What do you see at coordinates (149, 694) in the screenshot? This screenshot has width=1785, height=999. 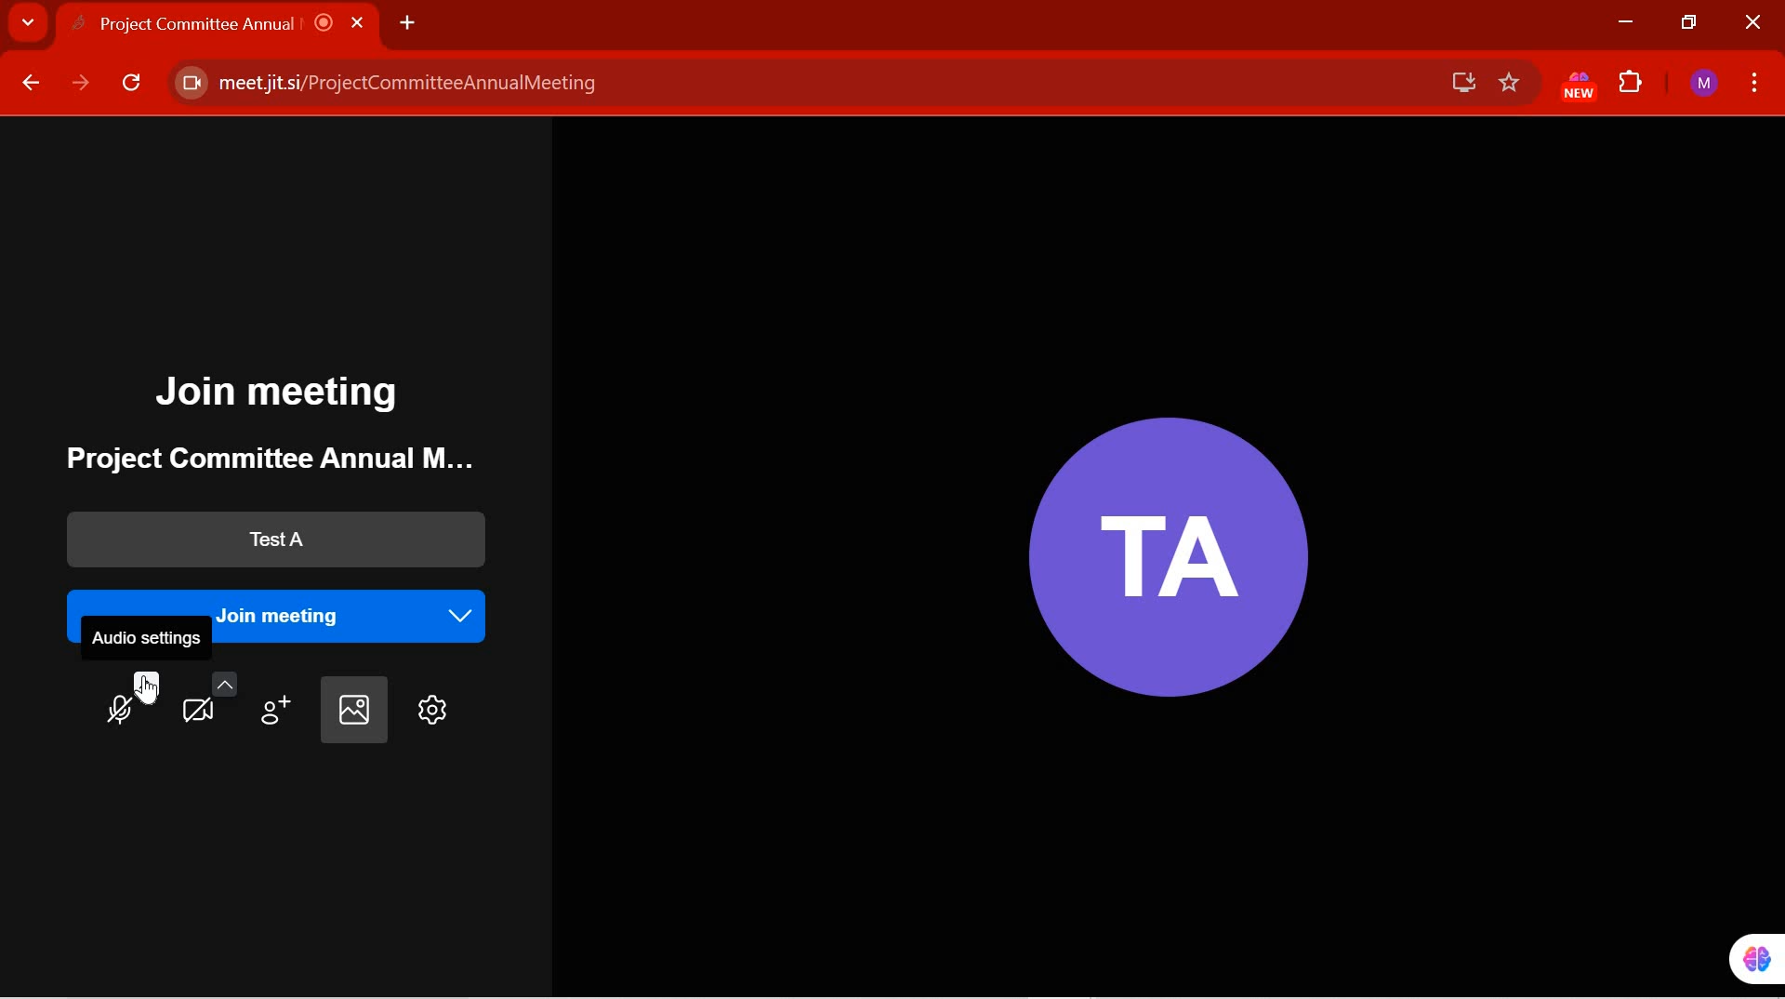 I see `cursor` at bounding box center [149, 694].